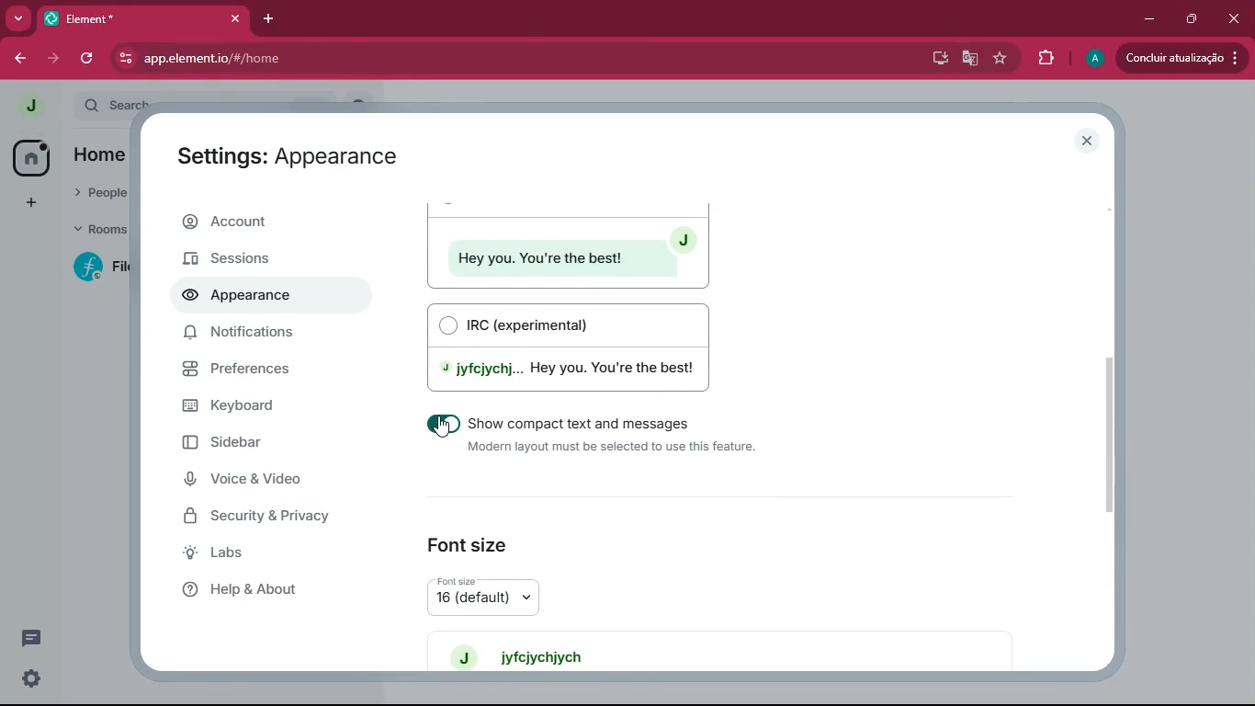  What do you see at coordinates (1146, 20) in the screenshot?
I see `minimize` at bounding box center [1146, 20].